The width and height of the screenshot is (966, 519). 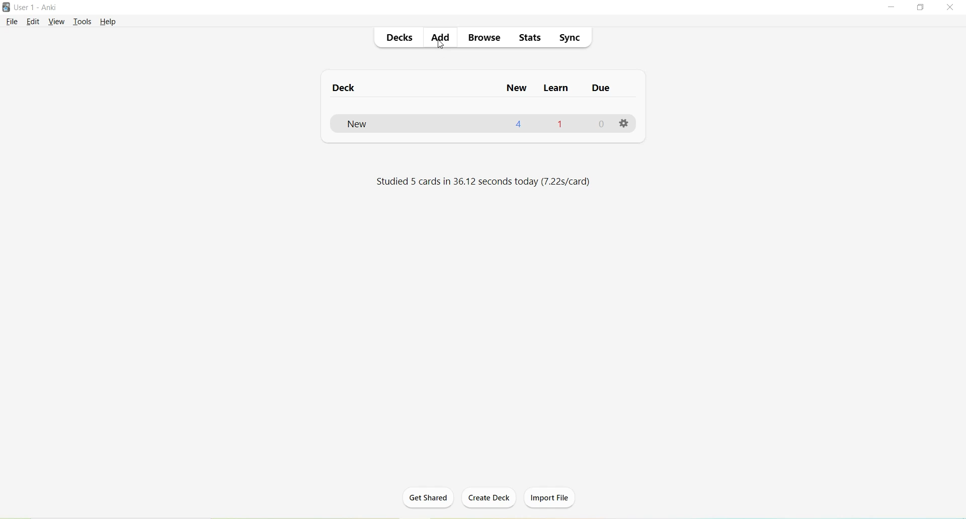 I want to click on Decks, so click(x=398, y=37).